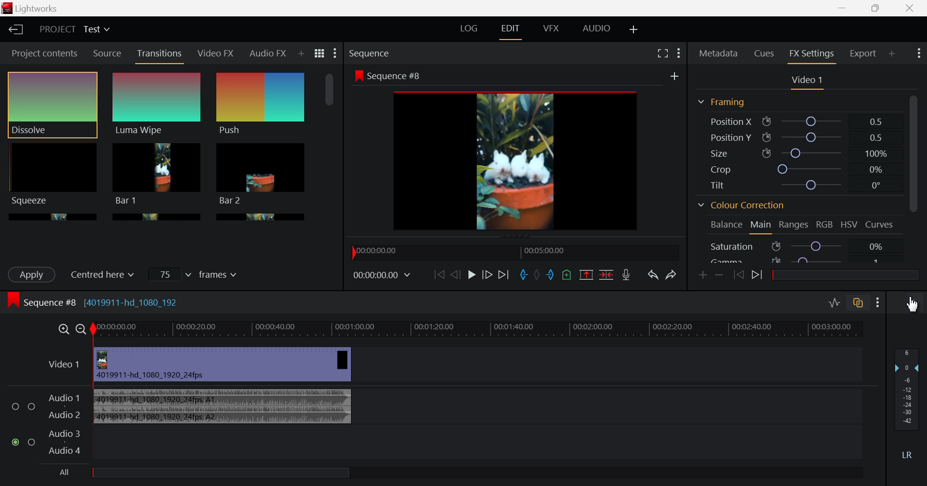 The width and height of the screenshot is (927, 486). I want to click on Ranges, so click(794, 225).